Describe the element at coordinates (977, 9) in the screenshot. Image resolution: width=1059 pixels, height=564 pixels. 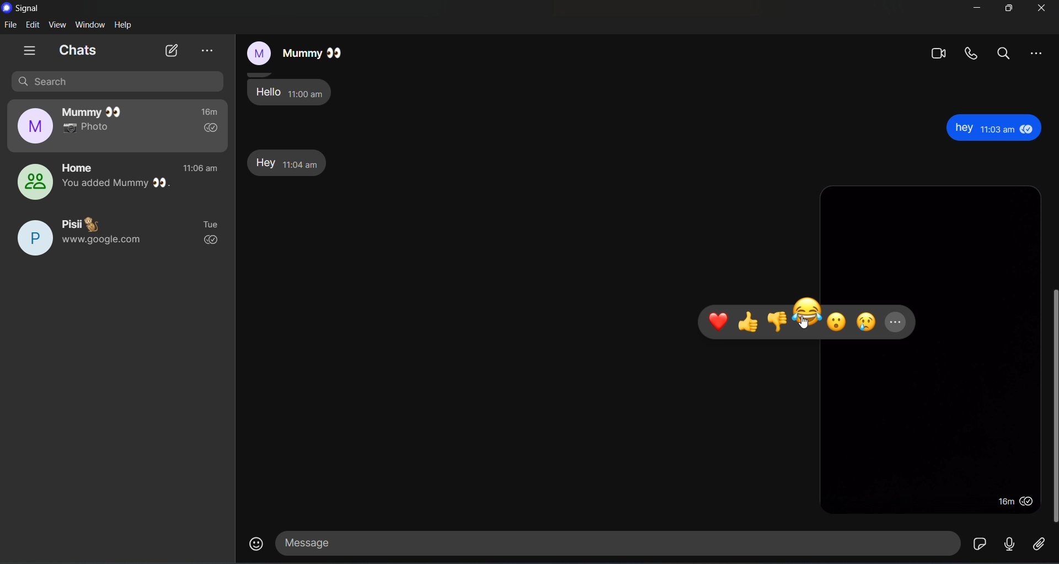
I see `minimize` at that location.